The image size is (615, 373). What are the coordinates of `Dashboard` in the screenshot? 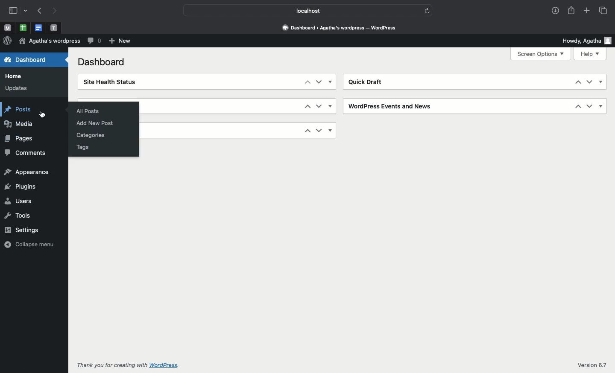 It's located at (100, 63).